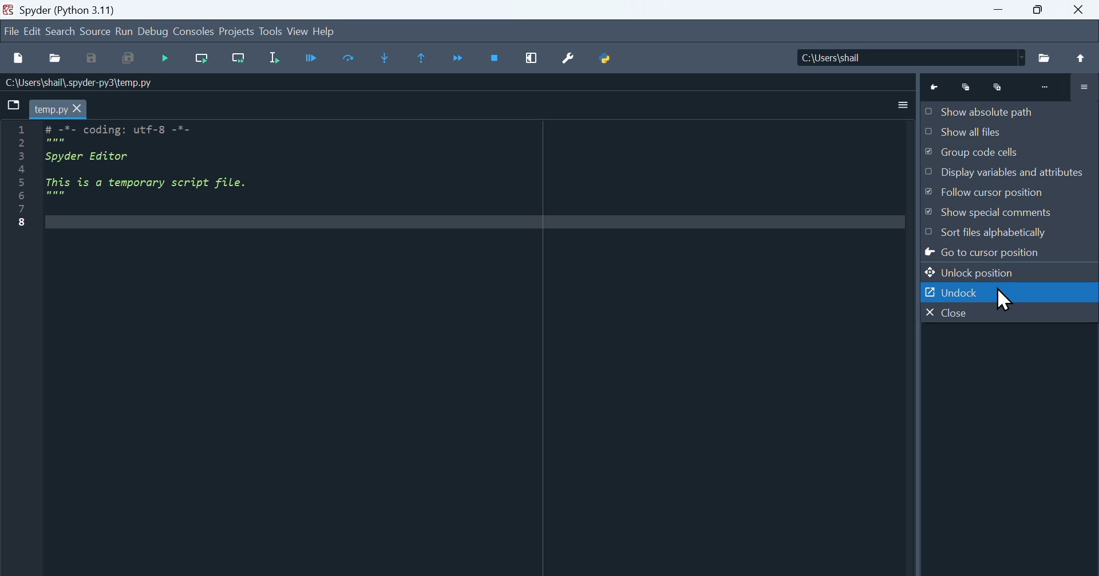 The height and width of the screenshot is (576, 1099). I want to click on Group code cells, so click(1009, 153).